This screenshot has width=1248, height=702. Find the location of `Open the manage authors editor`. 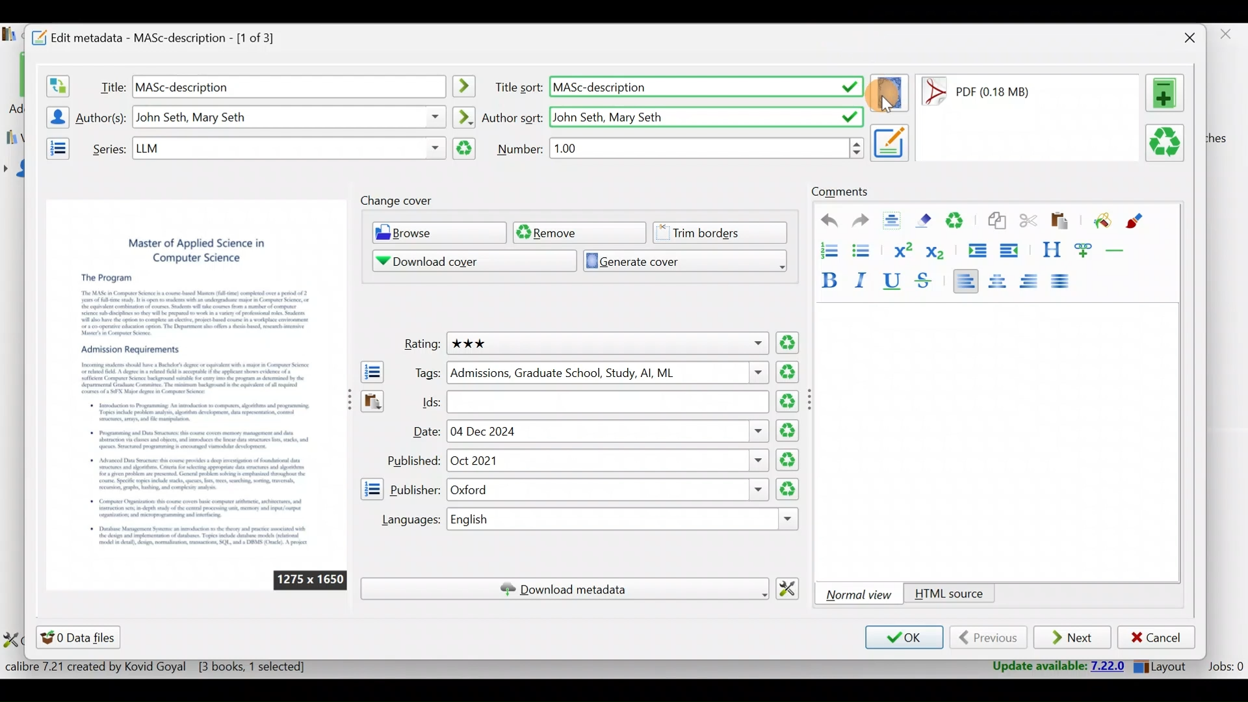

Open the manage authors editor is located at coordinates (54, 115).